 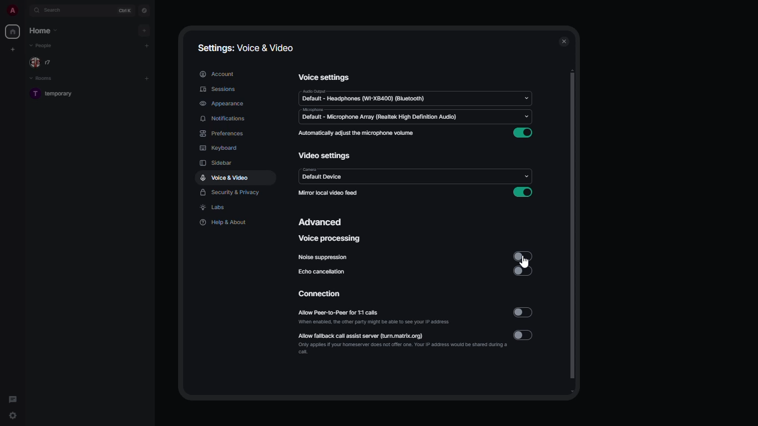 What do you see at coordinates (218, 89) in the screenshot?
I see `sessions` at bounding box center [218, 89].